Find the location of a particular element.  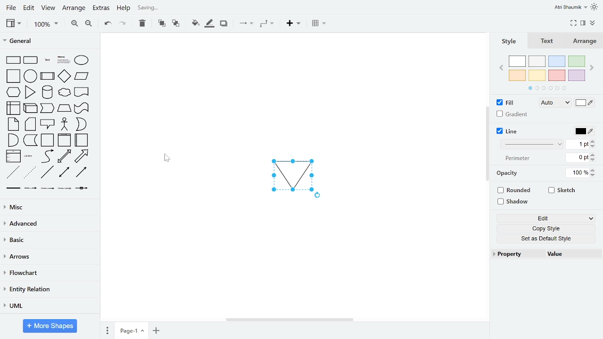

curve is located at coordinates (46, 156).